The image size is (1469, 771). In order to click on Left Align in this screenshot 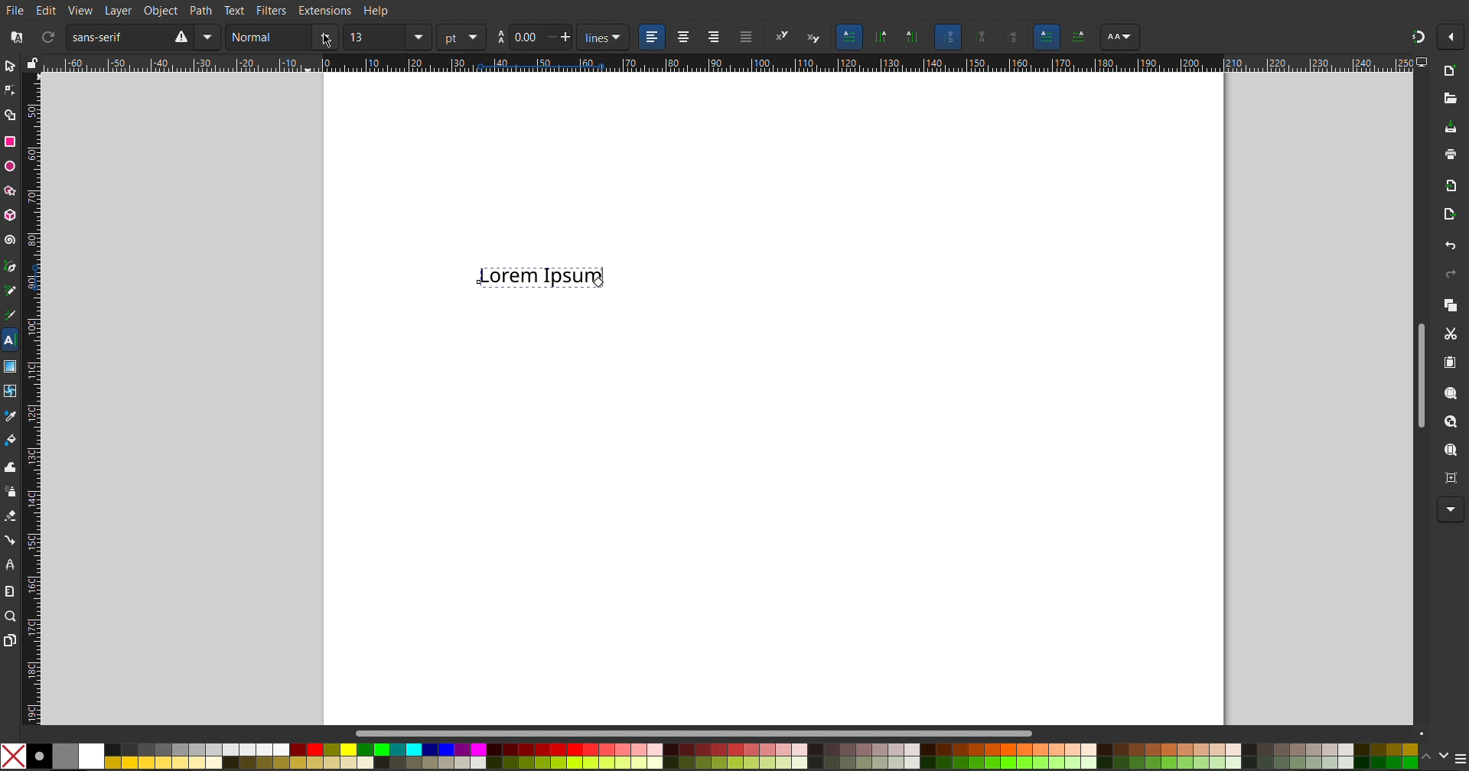, I will do `click(653, 37)`.